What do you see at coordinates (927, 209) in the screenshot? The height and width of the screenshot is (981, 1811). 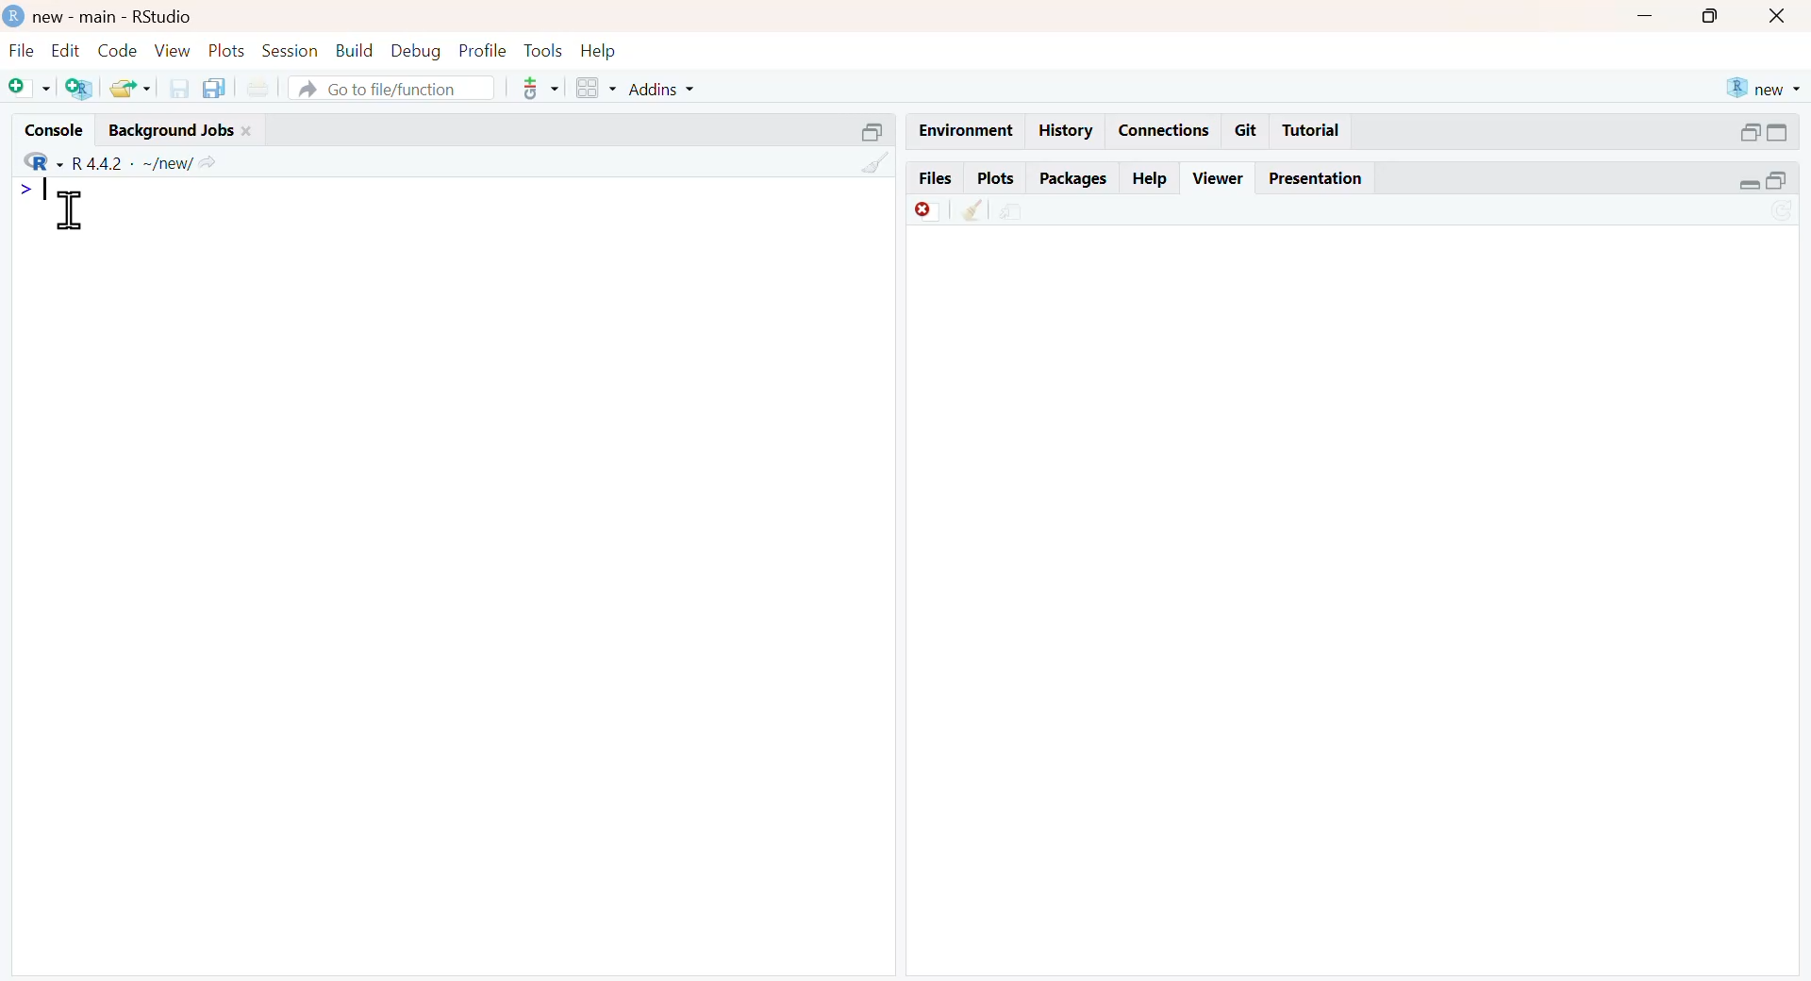 I see `offline` at bounding box center [927, 209].